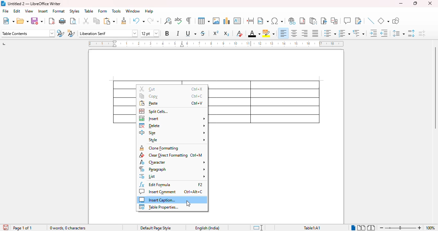 This screenshot has width=438, height=231. I want to click on close, so click(430, 3).